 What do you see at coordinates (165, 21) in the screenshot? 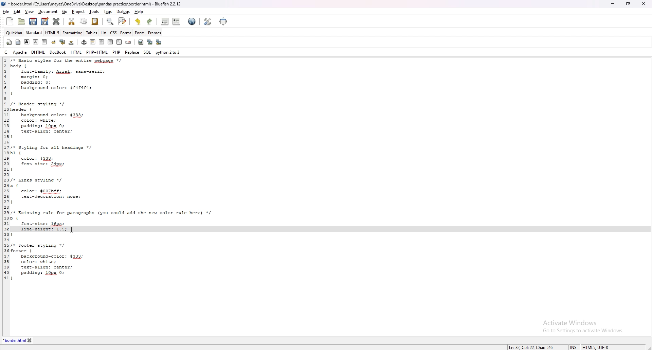
I see `unindent` at bounding box center [165, 21].